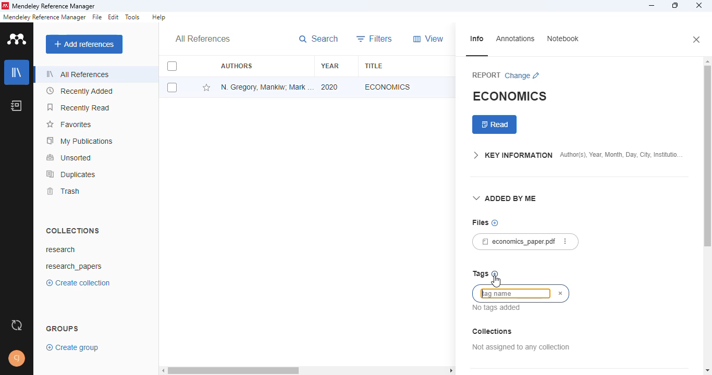 This screenshot has height=375, width=712. I want to click on info, so click(476, 39).